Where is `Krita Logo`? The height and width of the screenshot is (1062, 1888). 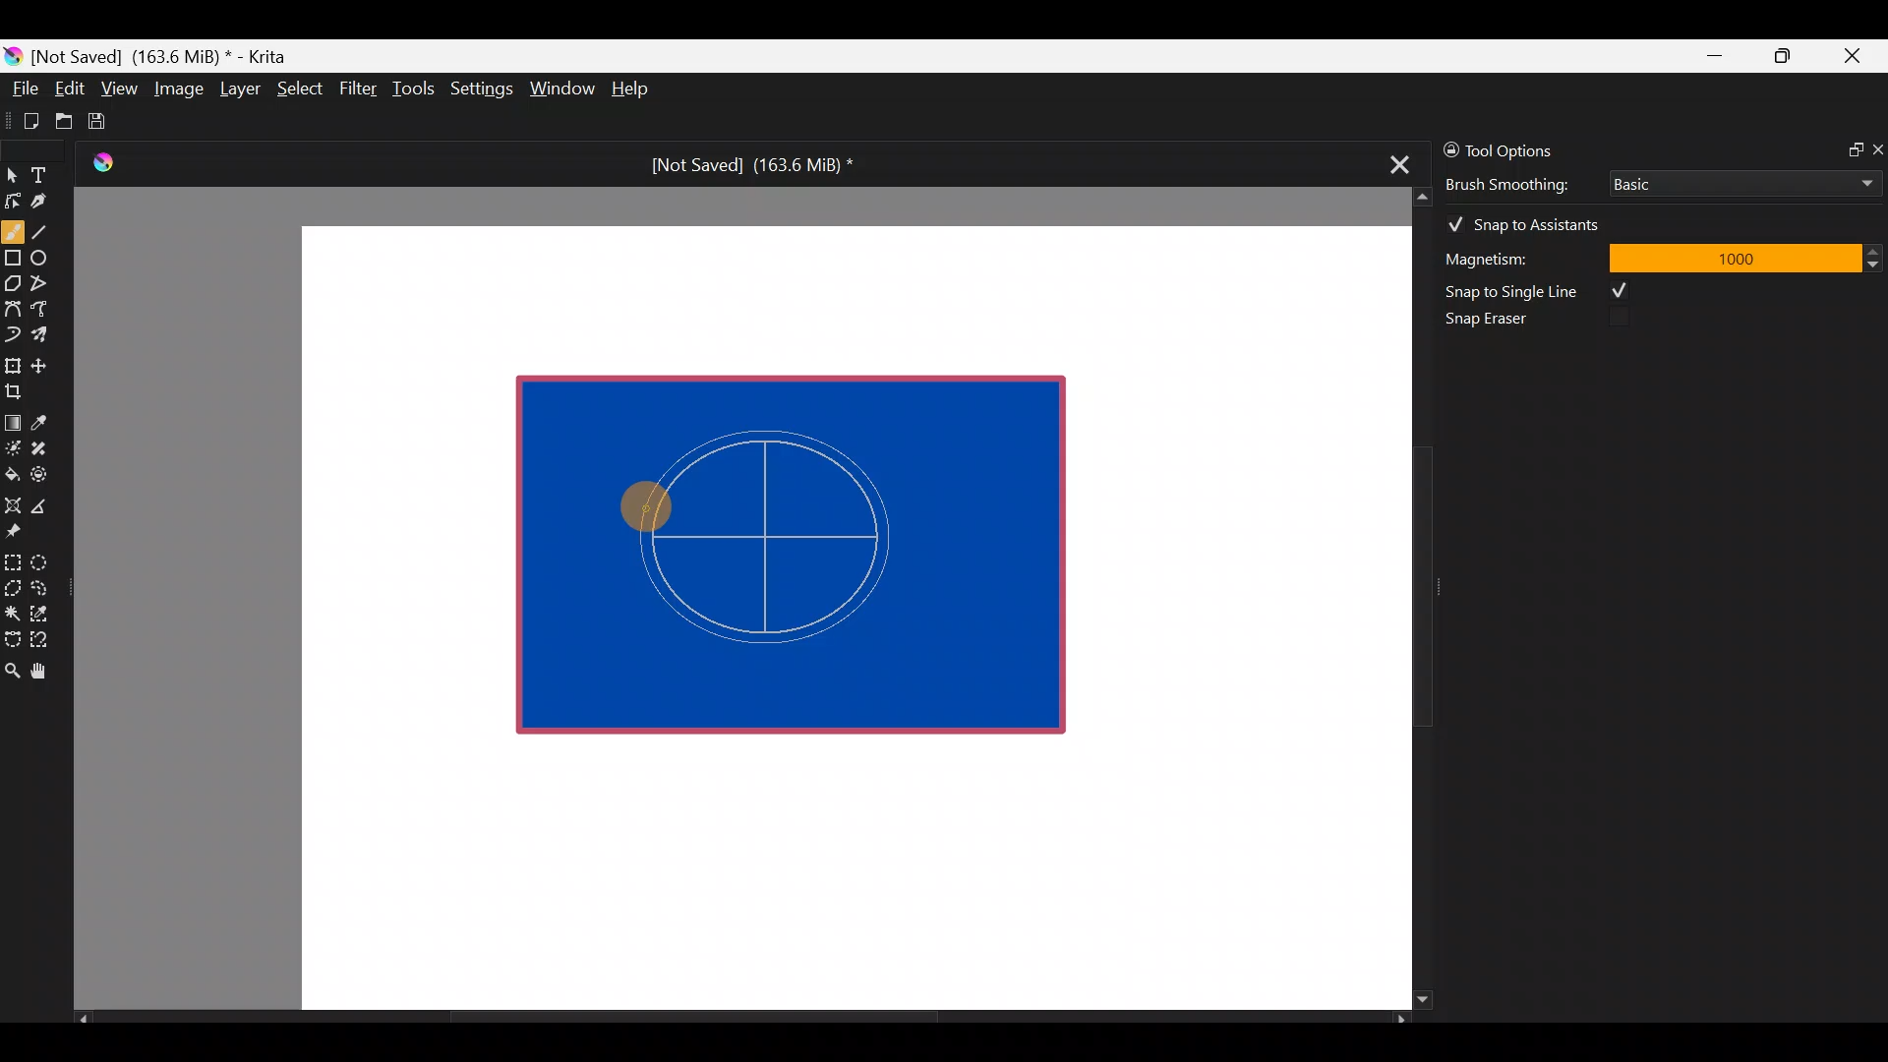
Krita Logo is located at coordinates (99, 162).